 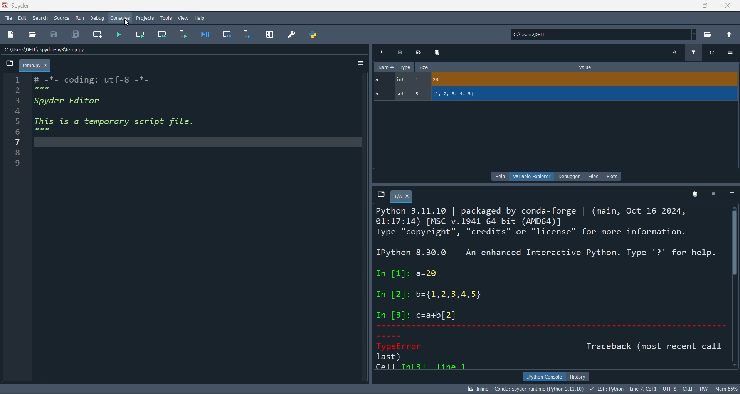 I want to click on cursor, so click(x=127, y=22).